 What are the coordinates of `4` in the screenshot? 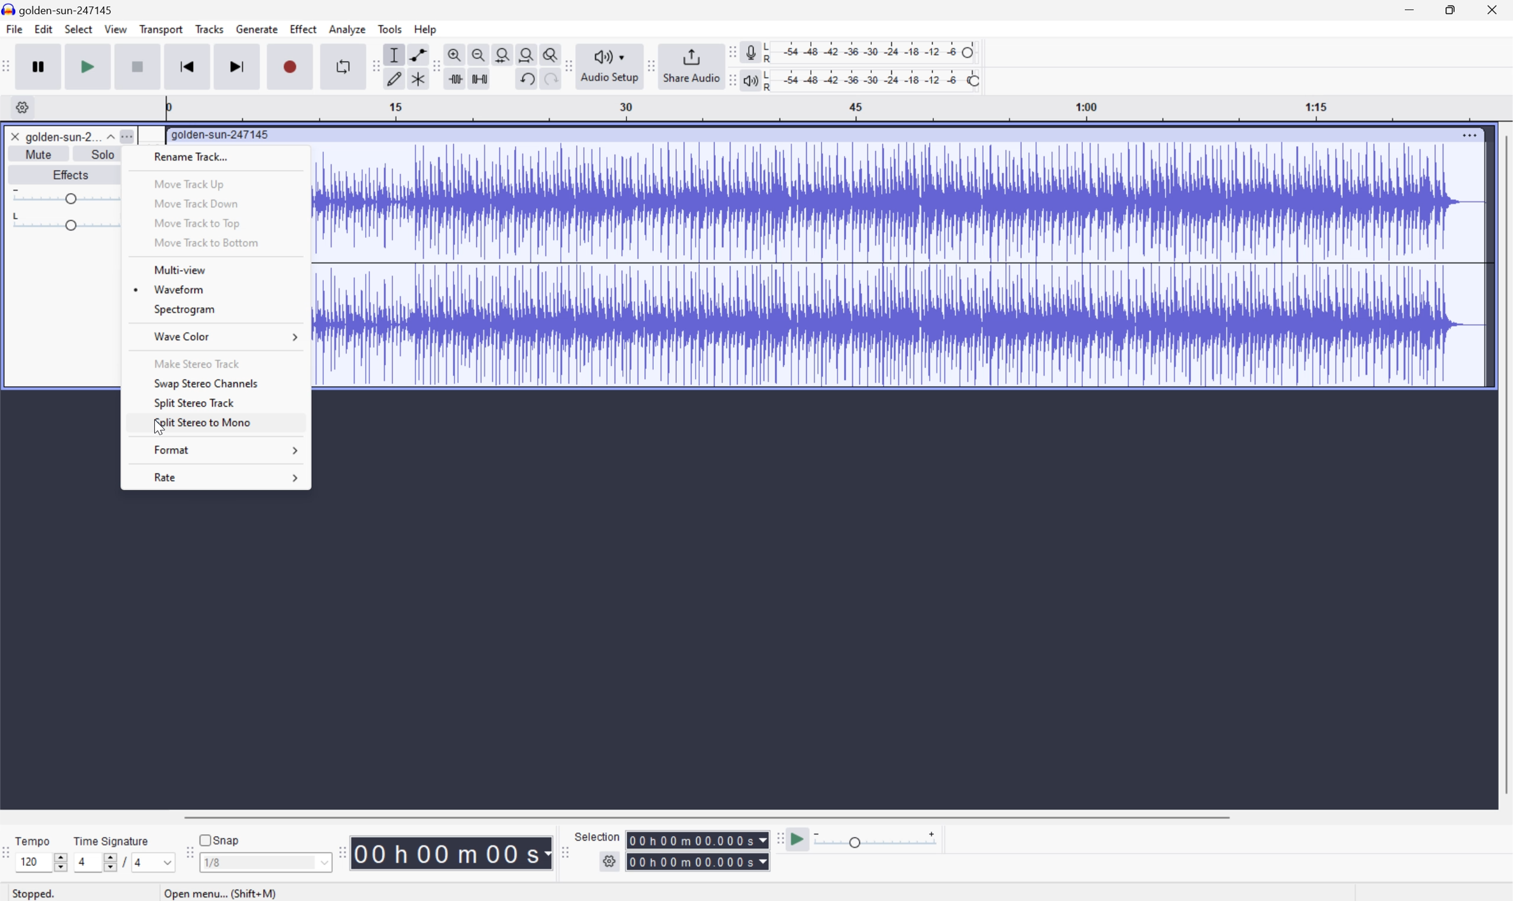 It's located at (143, 862).